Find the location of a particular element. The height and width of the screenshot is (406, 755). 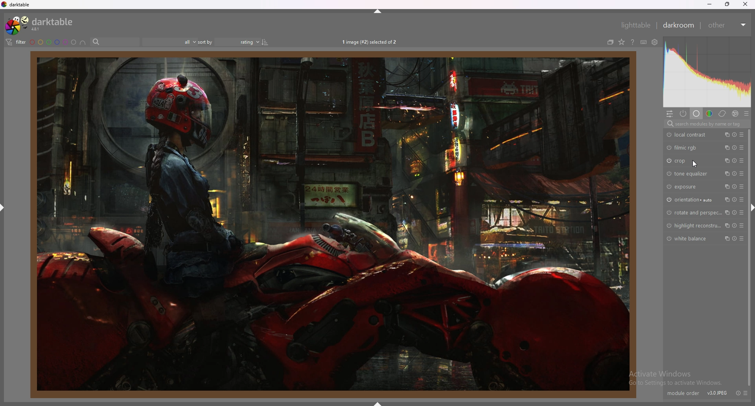

reset is located at coordinates (734, 186).